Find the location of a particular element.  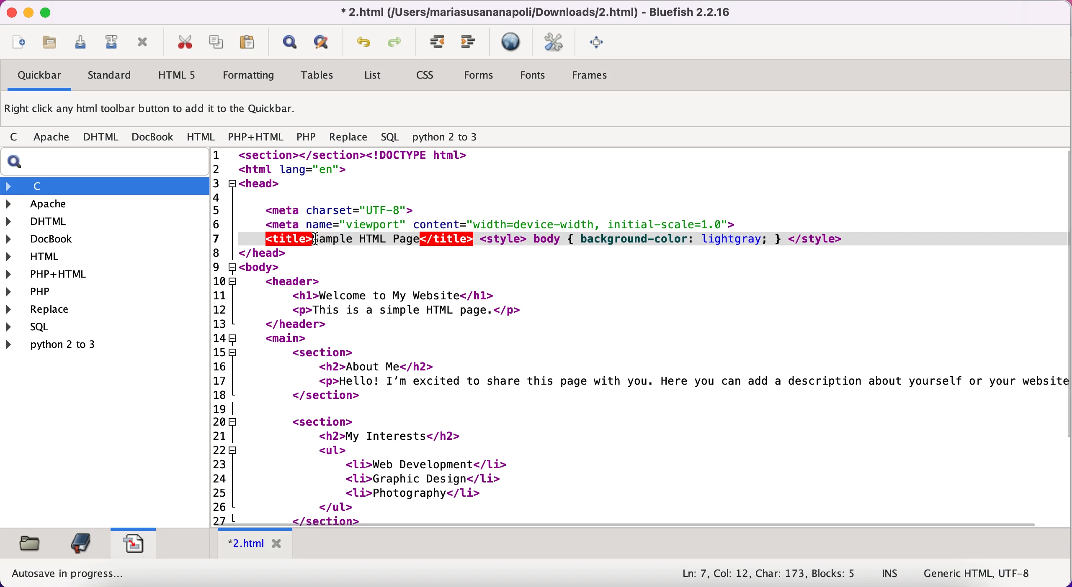

unindent is located at coordinates (469, 42).